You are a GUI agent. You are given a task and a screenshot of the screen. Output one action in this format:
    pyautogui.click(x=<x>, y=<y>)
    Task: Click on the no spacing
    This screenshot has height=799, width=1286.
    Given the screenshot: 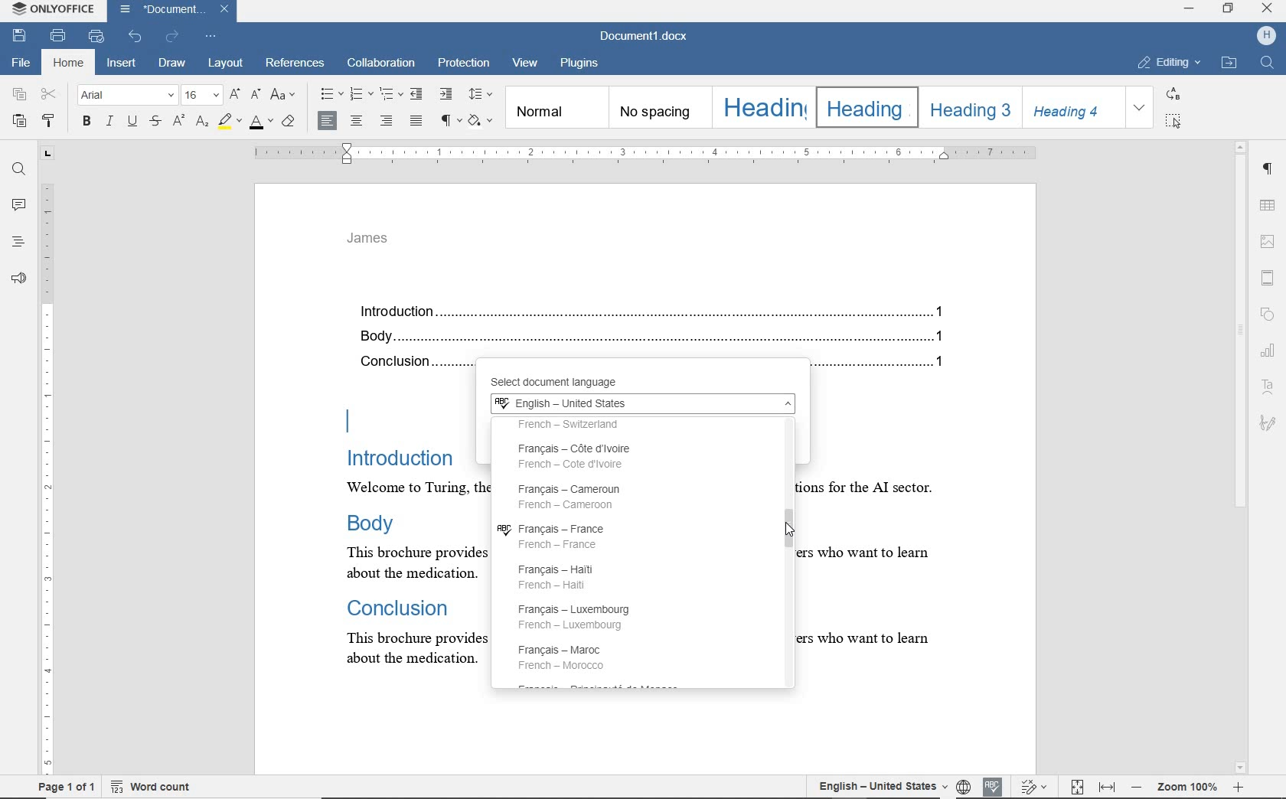 What is the action you would take?
    pyautogui.click(x=658, y=108)
    